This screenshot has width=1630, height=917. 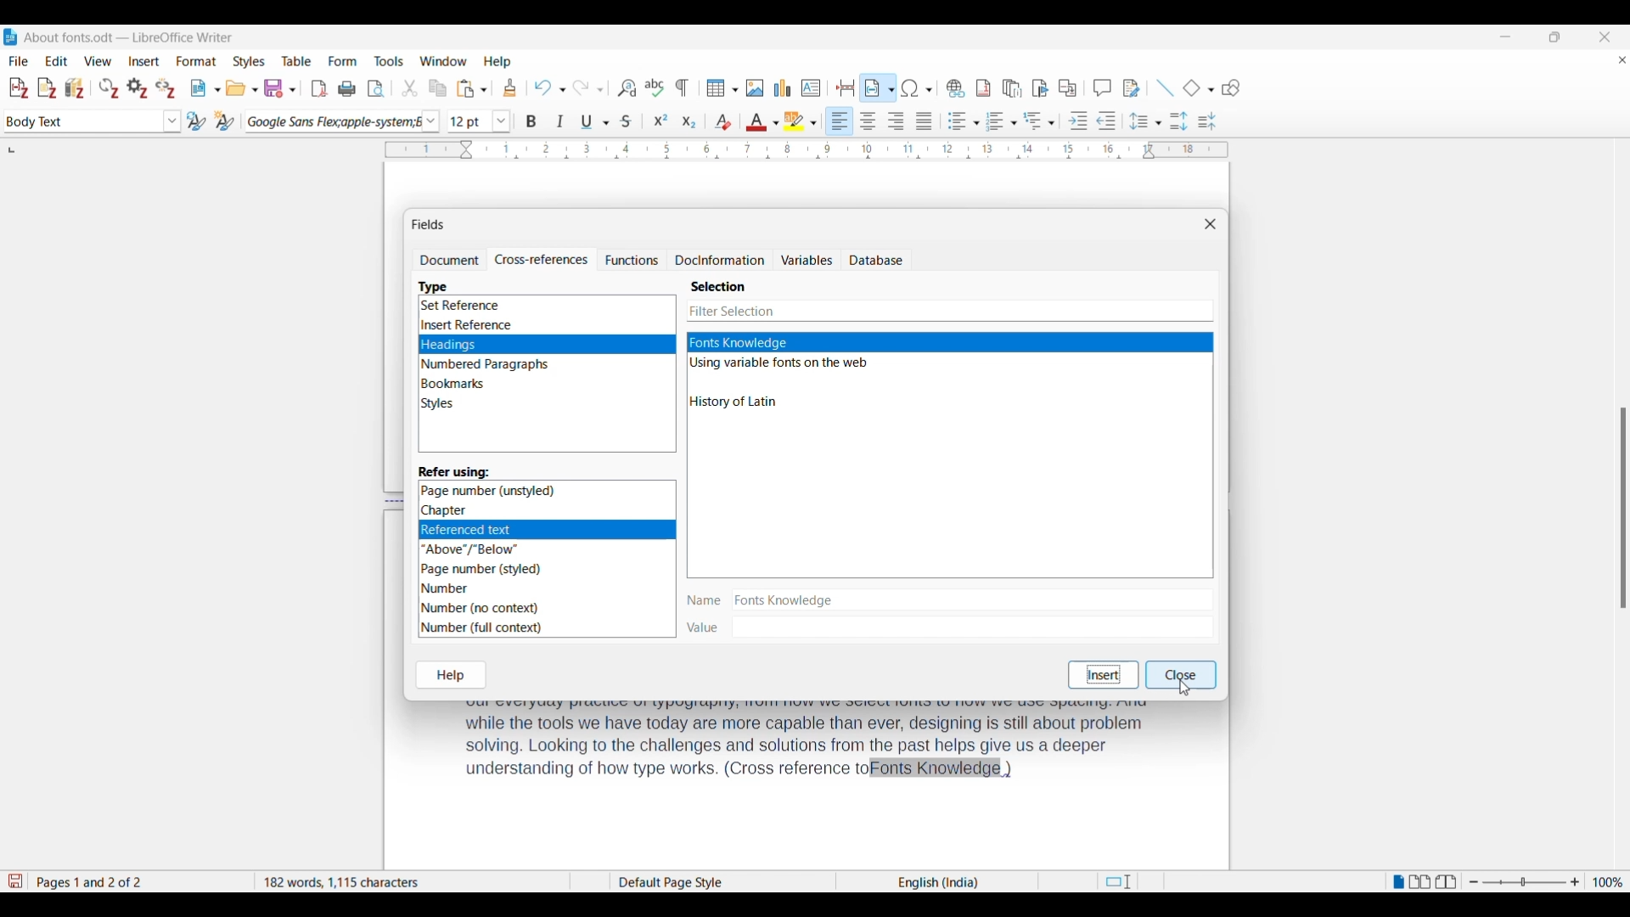 What do you see at coordinates (1524, 883) in the screenshot?
I see `Change zoom slider` at bounding box center [1524, 883].